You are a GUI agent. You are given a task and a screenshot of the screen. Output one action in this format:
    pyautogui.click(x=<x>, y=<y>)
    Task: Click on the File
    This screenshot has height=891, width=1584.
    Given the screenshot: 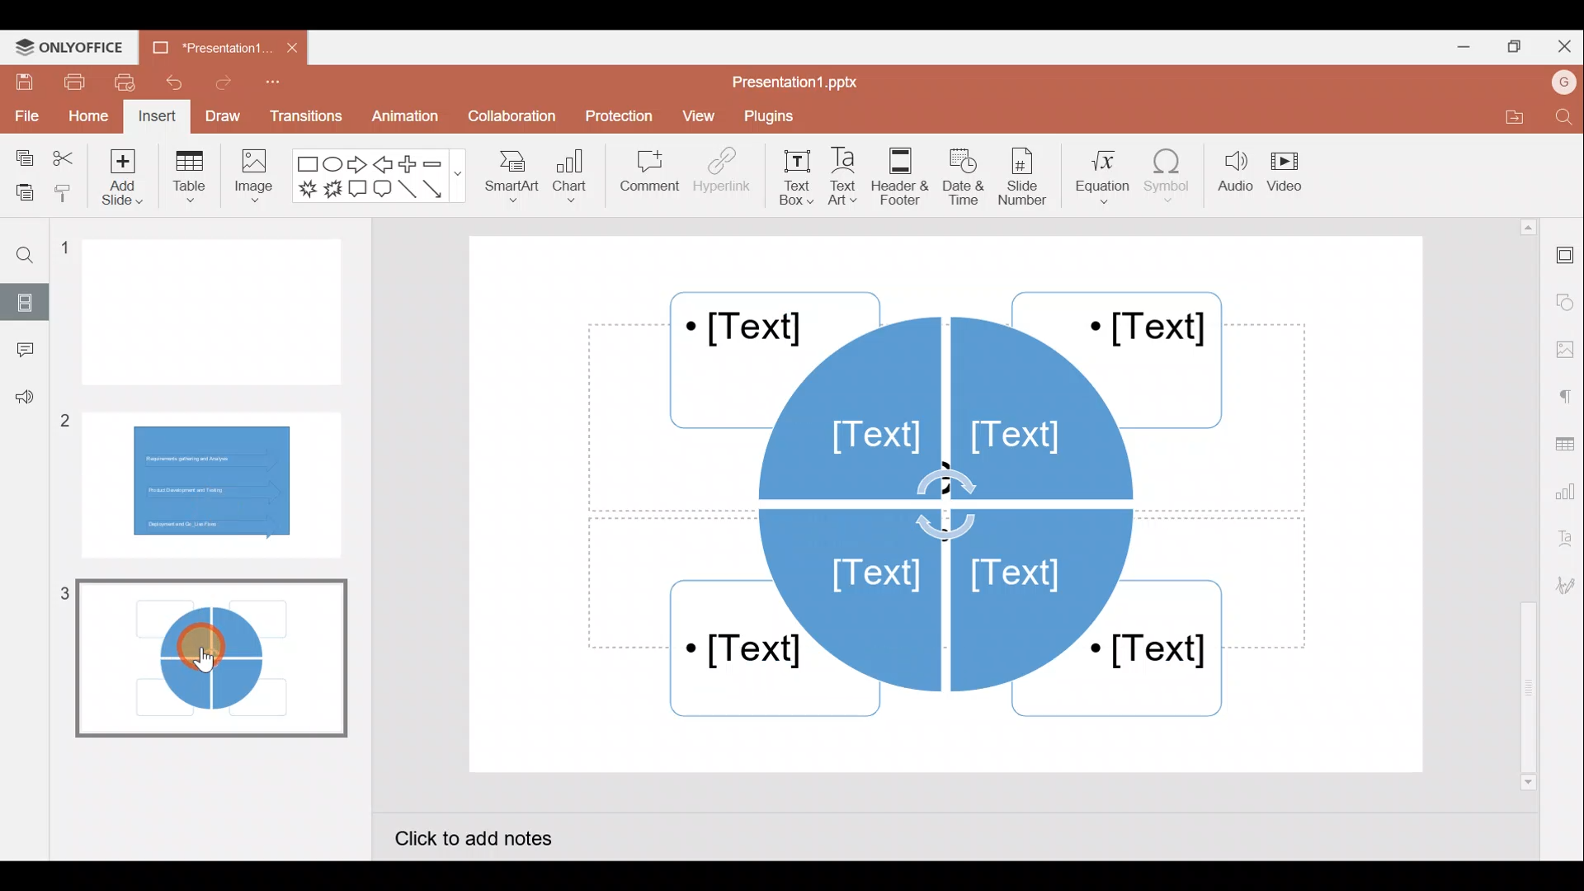 What is the action you would take?
    pyautogui.click(x=25, y=115)
    